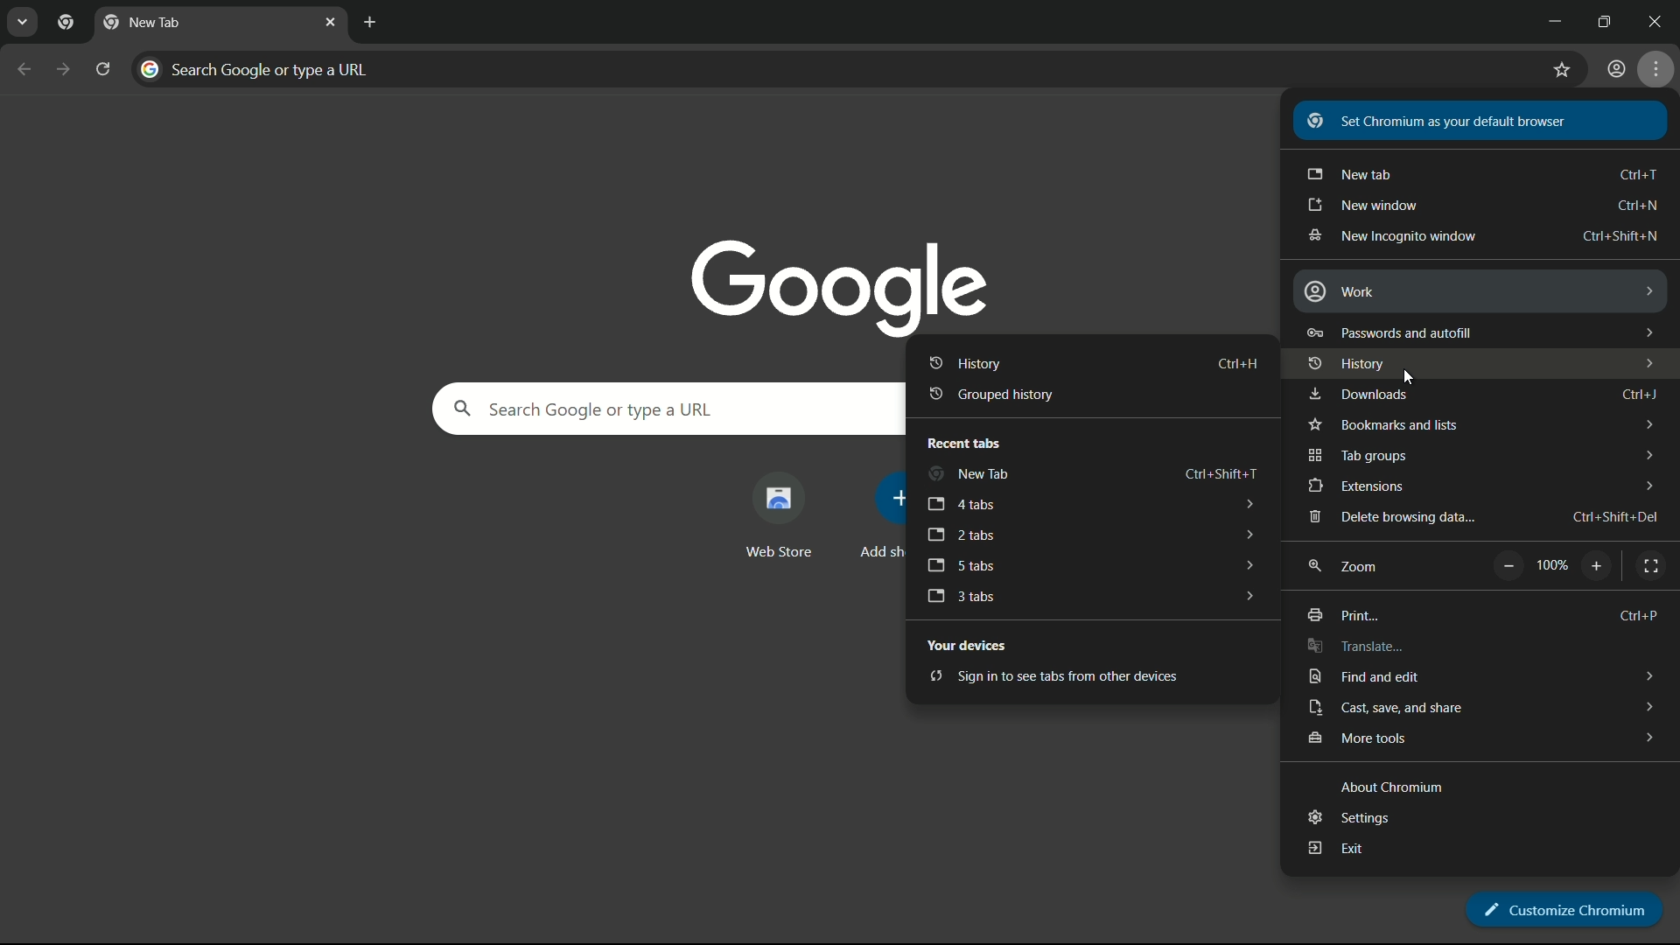 The image size is (1680, 945). What do you see at coordinates (1613, 518) in the screenshot?
I see `shortcut key` at bounding box center [1613, 518].